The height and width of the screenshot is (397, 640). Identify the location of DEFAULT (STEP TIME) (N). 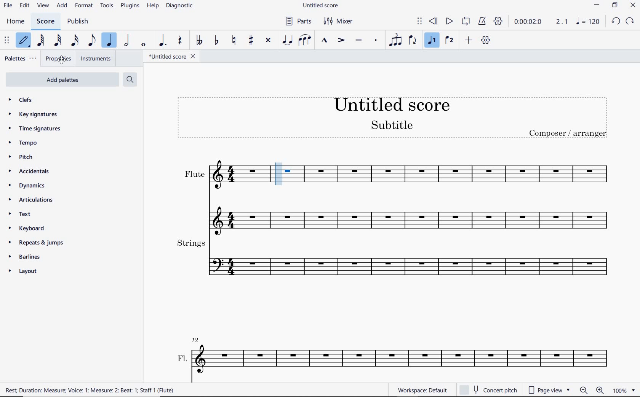
(23, 41).